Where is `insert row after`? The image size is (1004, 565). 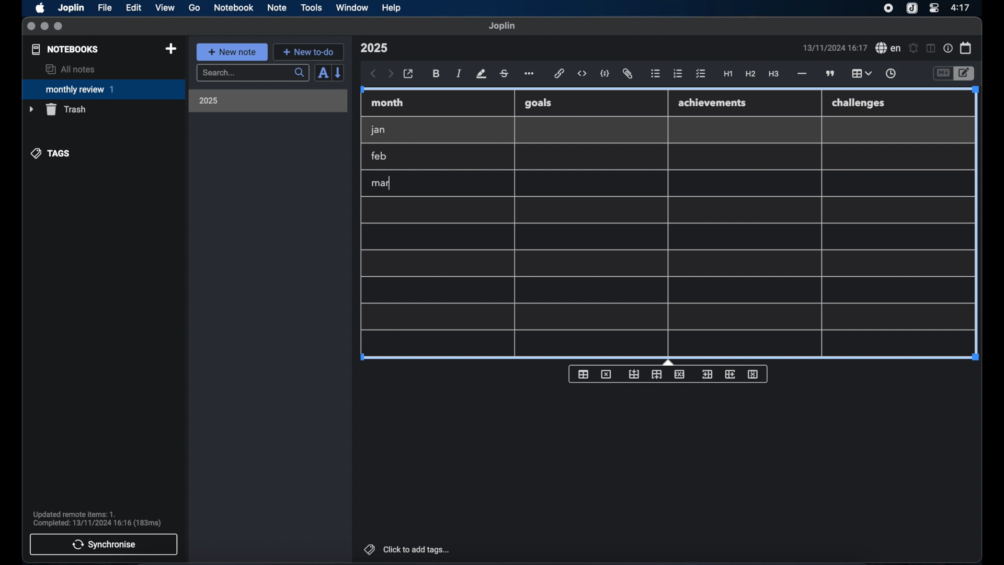 insert row after is located at coordinates (657, 375).